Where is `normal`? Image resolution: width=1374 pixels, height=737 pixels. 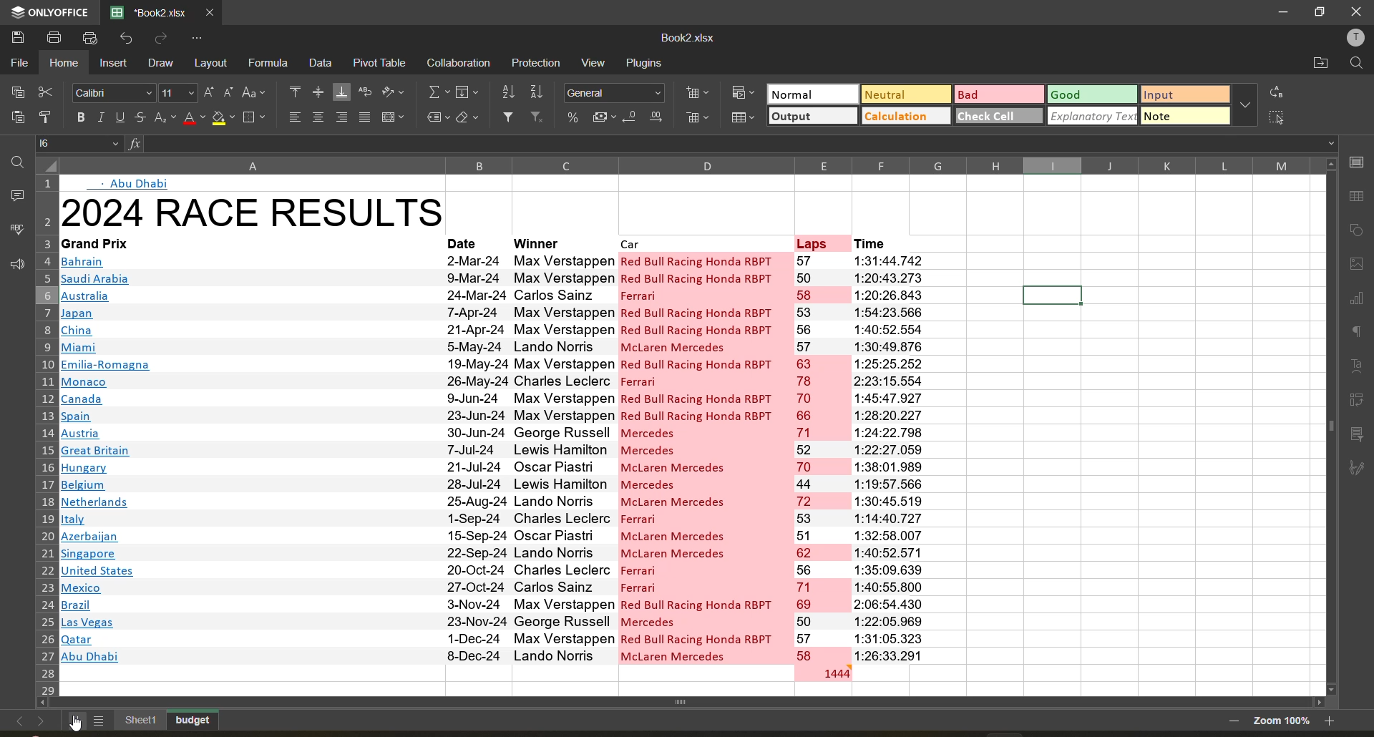 normal is located at coordinates (812, 95).